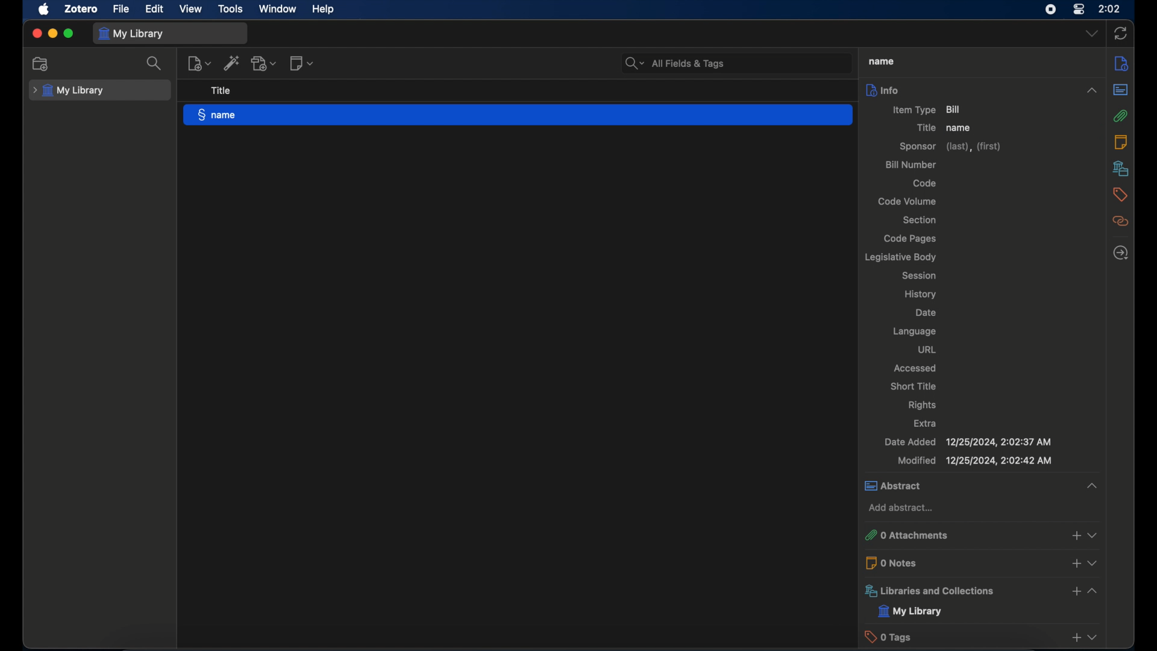  Describe the element at coordinates (982, 562) in the screenshot. I see `0 notes` at that location.